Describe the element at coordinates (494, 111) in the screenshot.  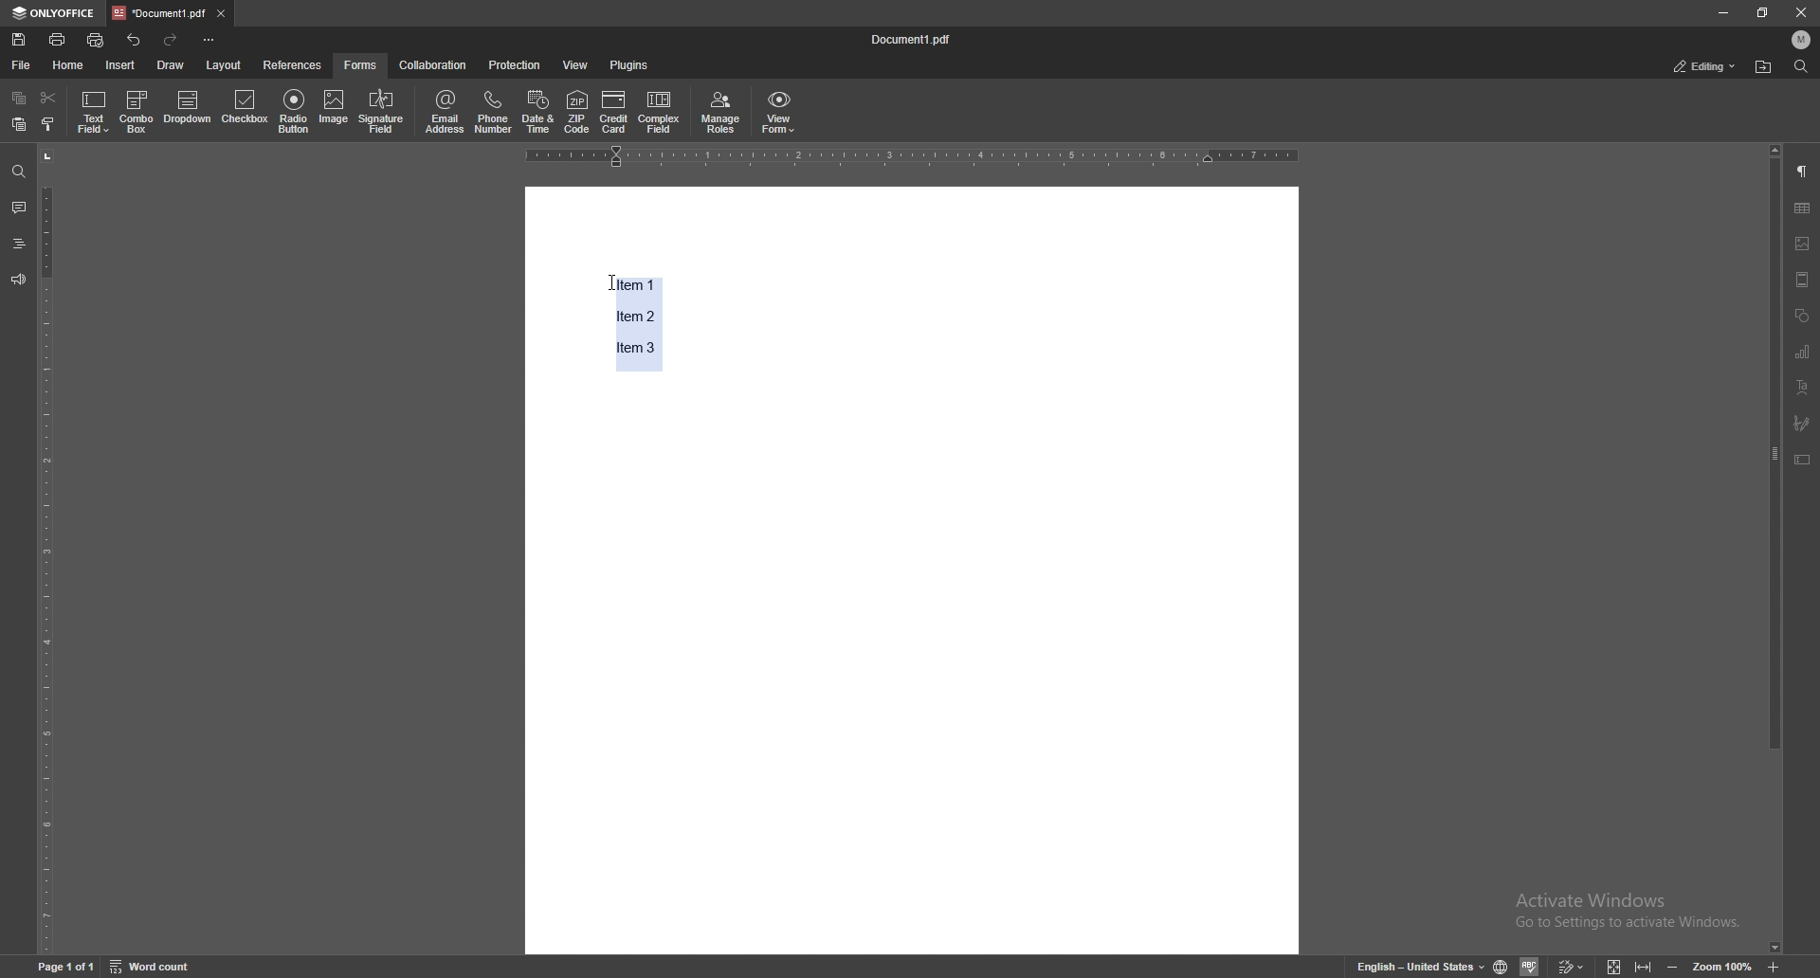
I see `phone number` at that location.